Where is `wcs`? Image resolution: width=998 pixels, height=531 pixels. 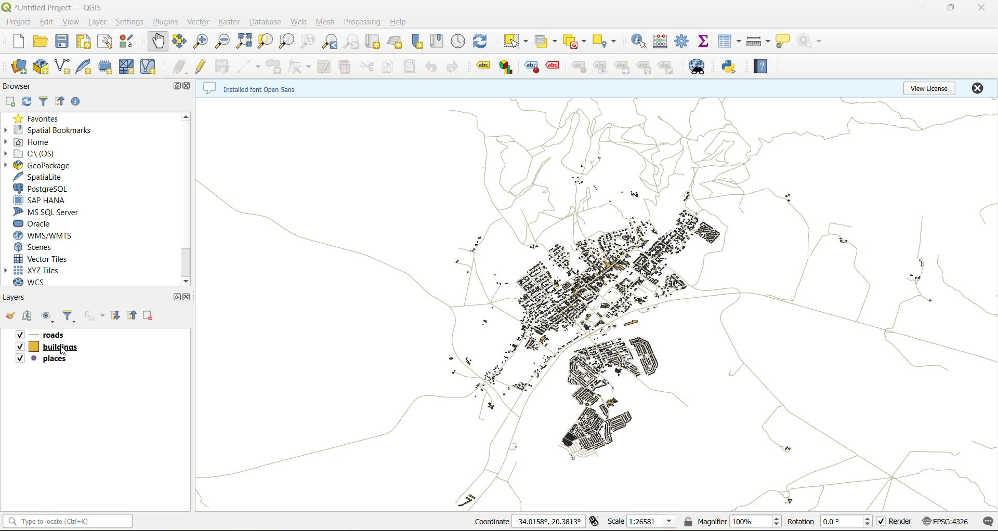
wcs is located at coordinates (38, 281).